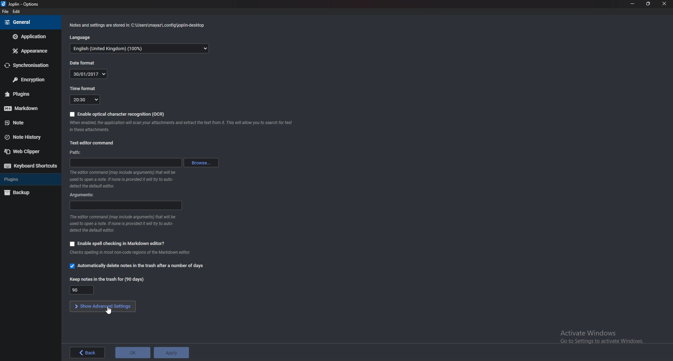  I want to click on arguments, so click(124, 206).